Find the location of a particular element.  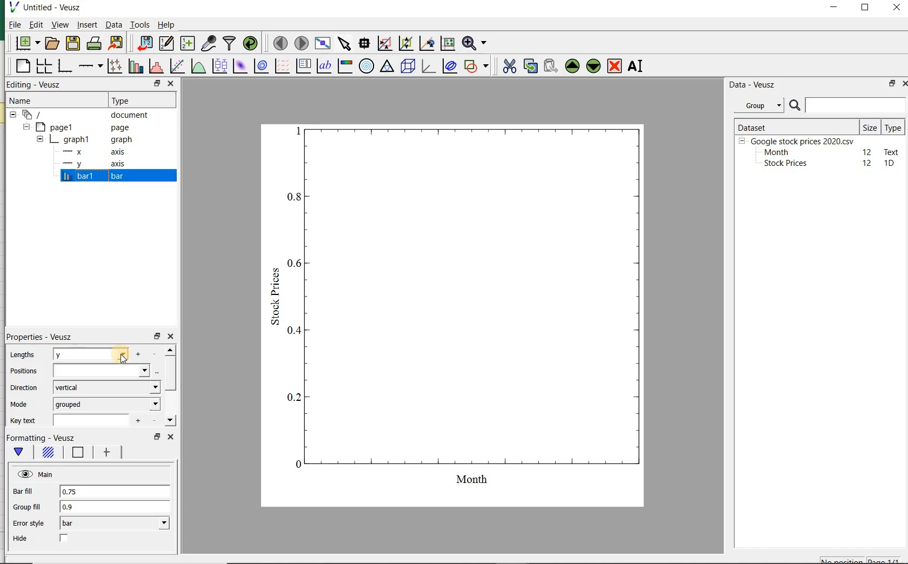

read data points on the graph is located at coordinates (363, 44).